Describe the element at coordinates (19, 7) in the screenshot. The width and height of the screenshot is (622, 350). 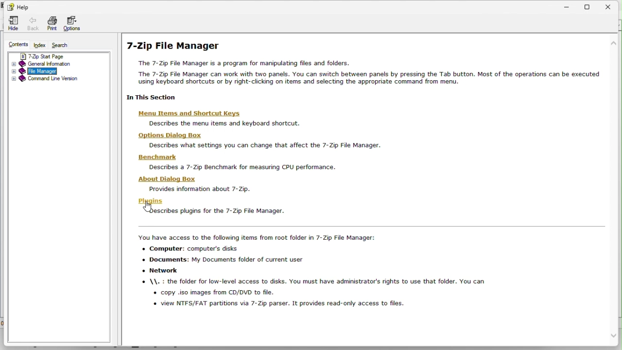
I see `Help` at that location.